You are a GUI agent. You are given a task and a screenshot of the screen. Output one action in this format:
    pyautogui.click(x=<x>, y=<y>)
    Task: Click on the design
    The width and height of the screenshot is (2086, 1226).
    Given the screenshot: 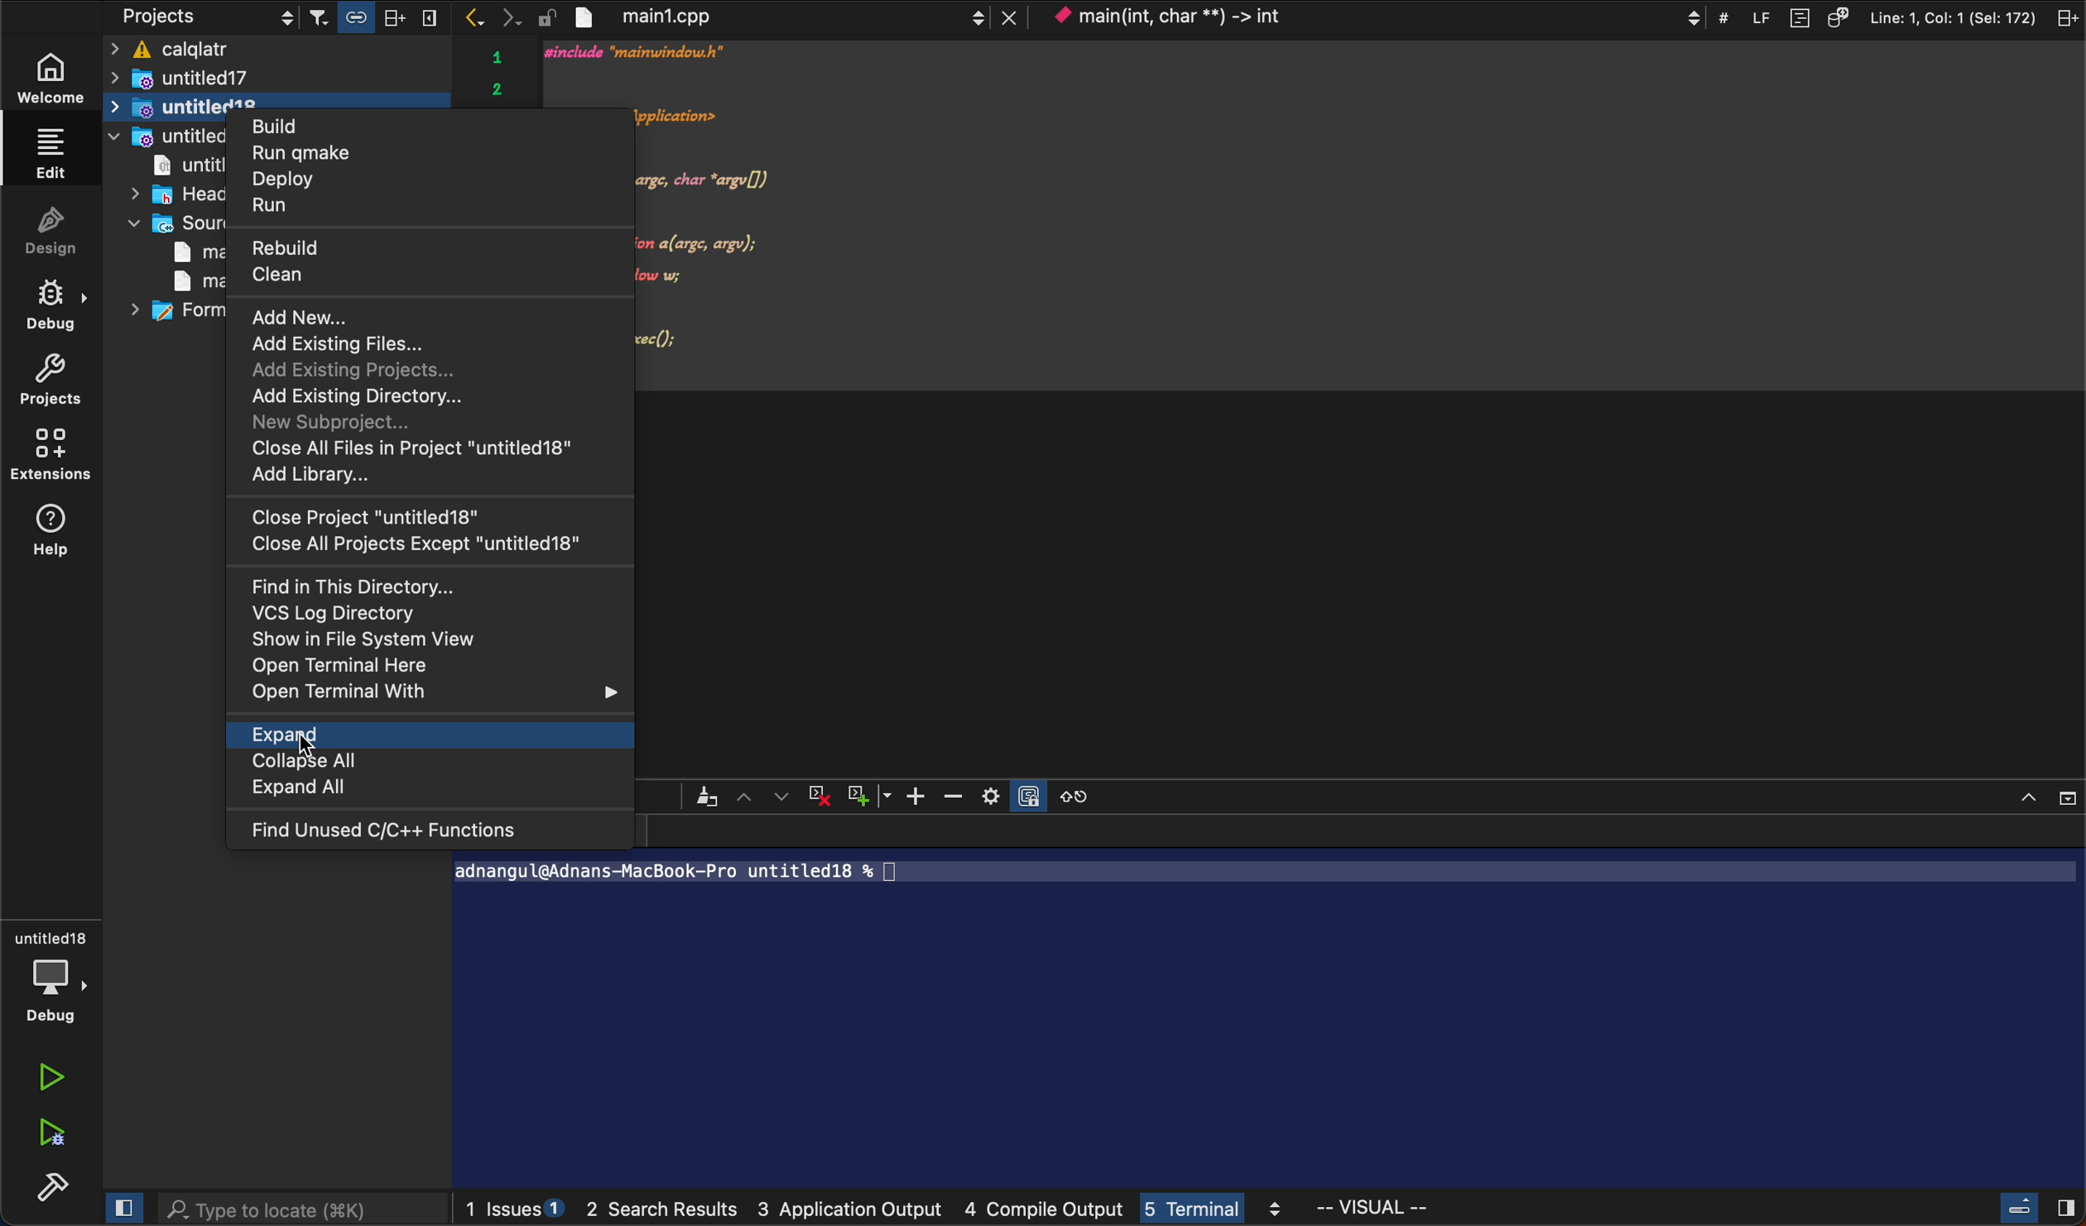 What is the action you would take?
    pyautogui.click(x=50, y=231)
    